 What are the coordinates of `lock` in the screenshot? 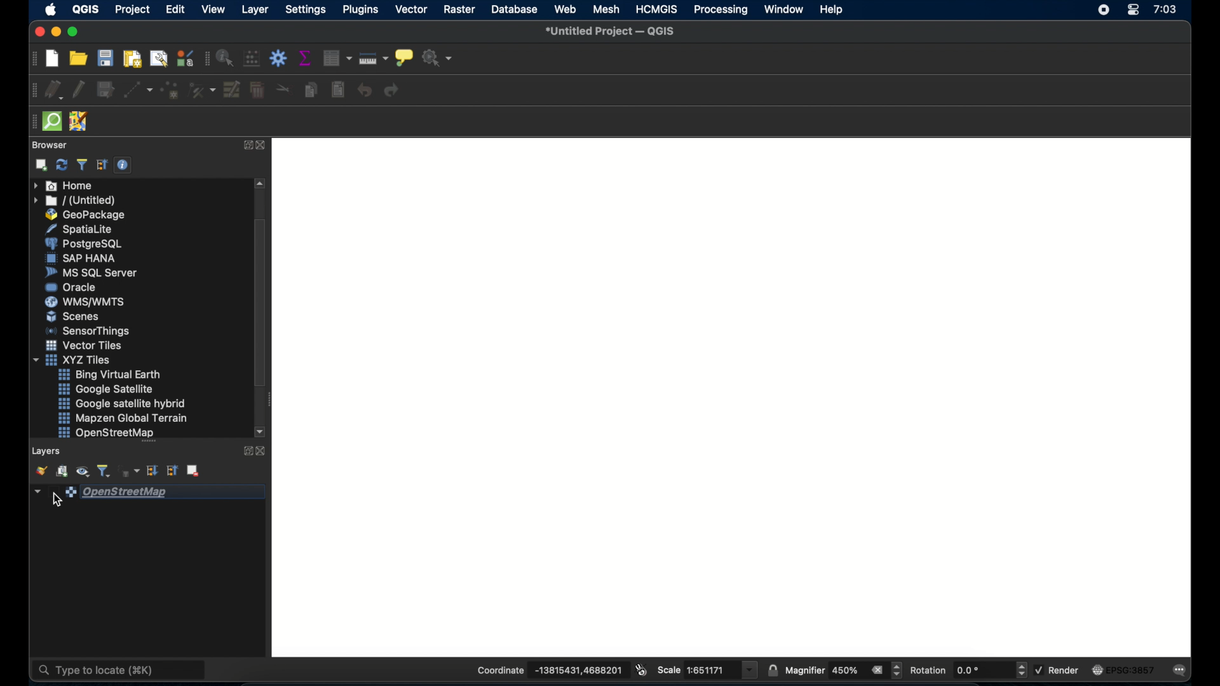 It's located at (772, 671).